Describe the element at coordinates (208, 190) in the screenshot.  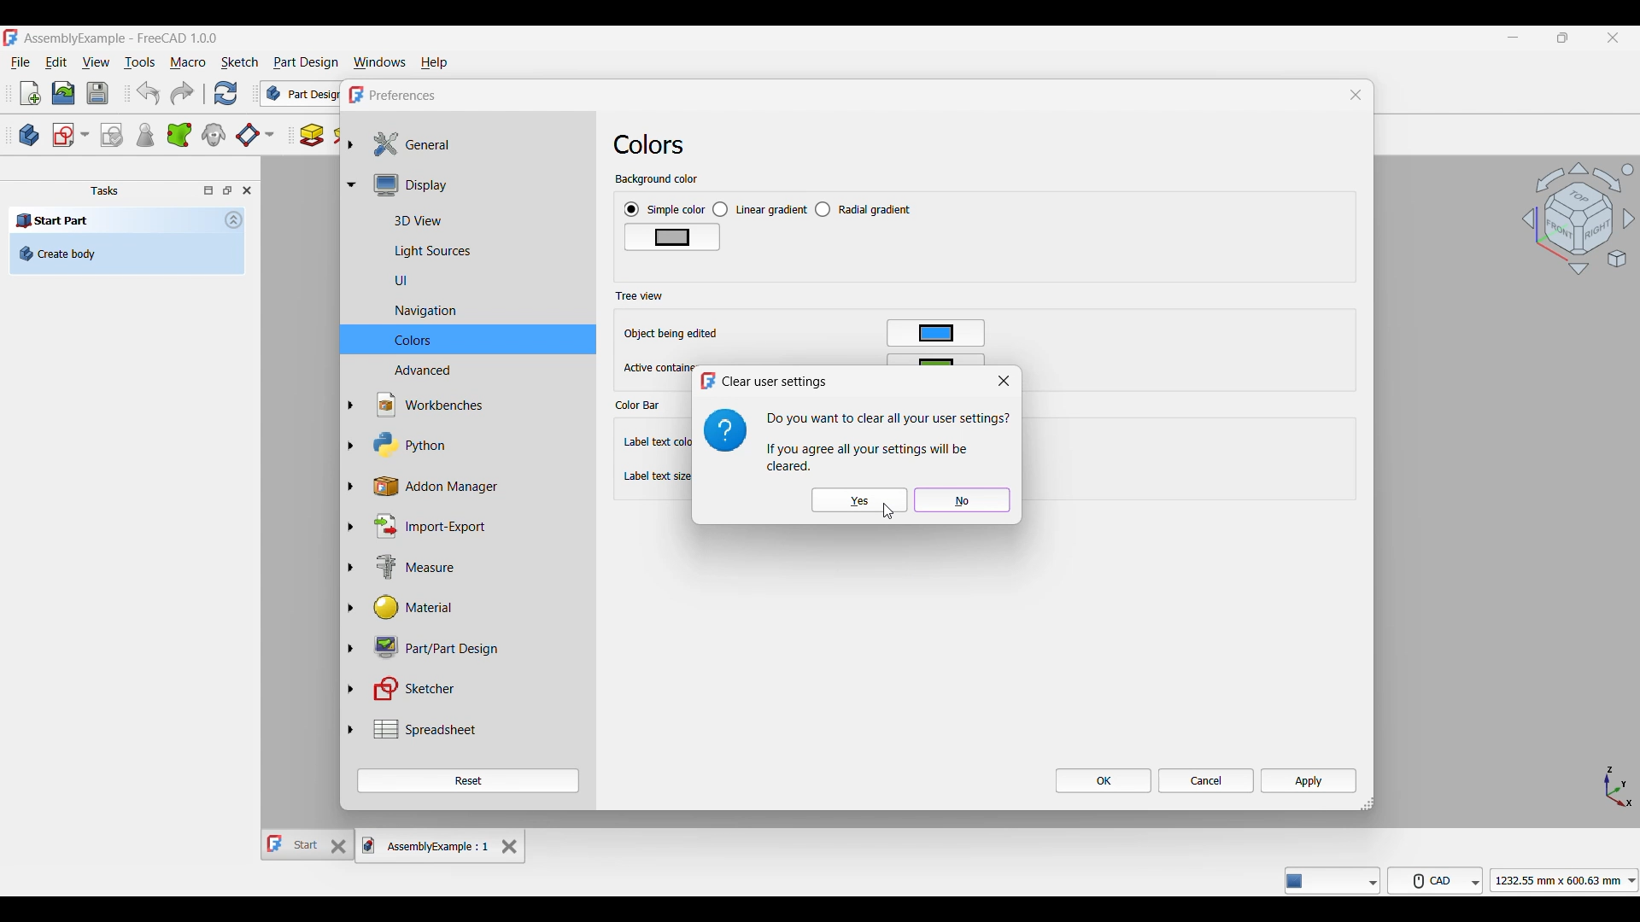
I see `Toggle overlay` at that location.